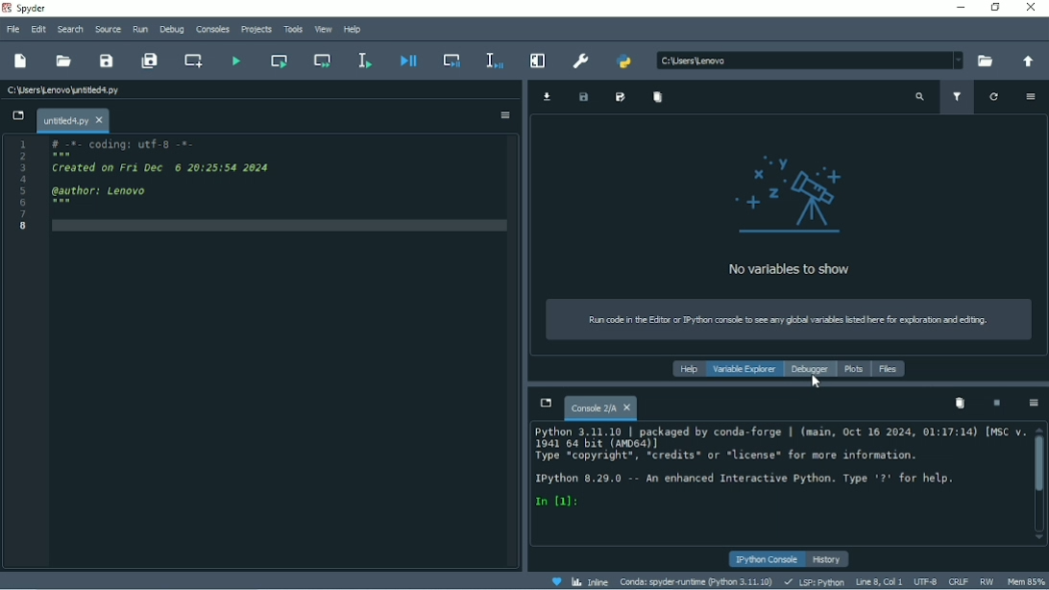 The width and height of the screenshot is (1049, 590). I want to click on Run current cell, so click(279, 61).